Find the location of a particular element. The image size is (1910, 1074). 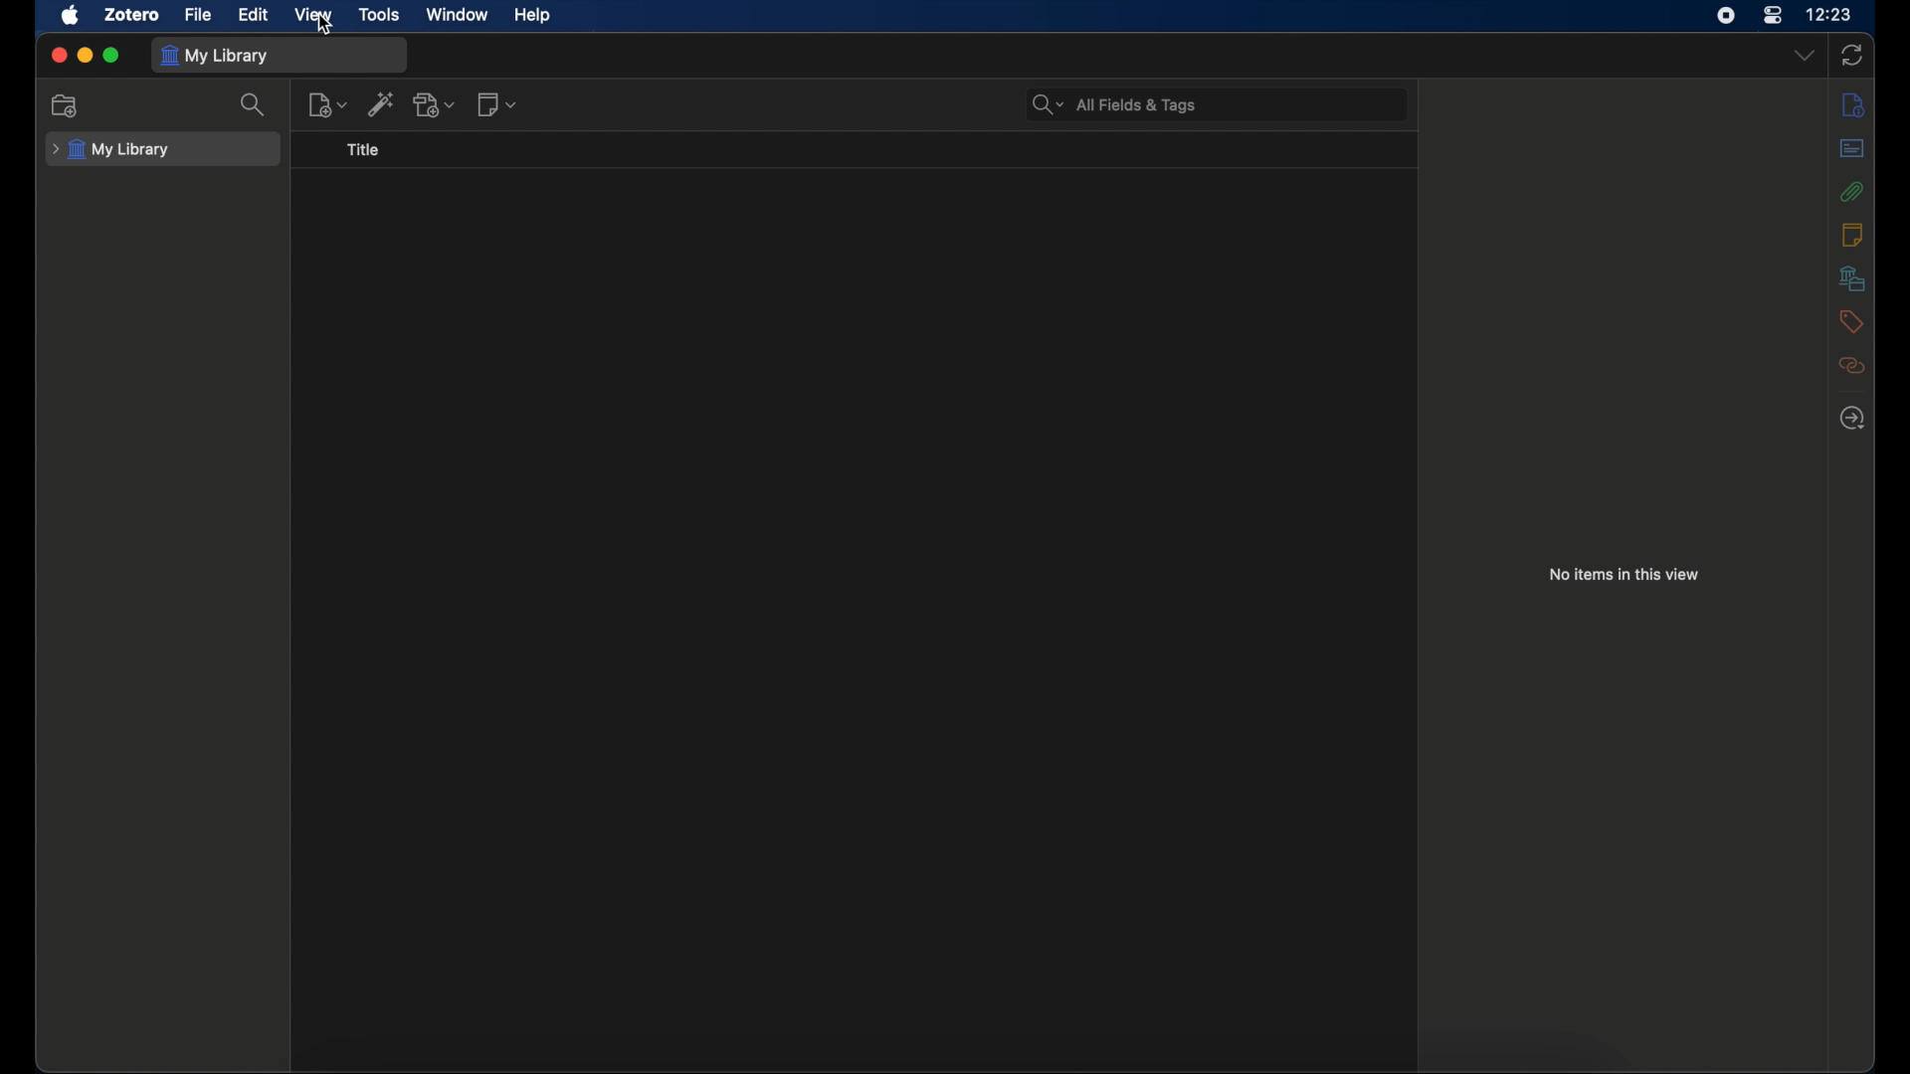

minimize is located at coordinates (86, 55).